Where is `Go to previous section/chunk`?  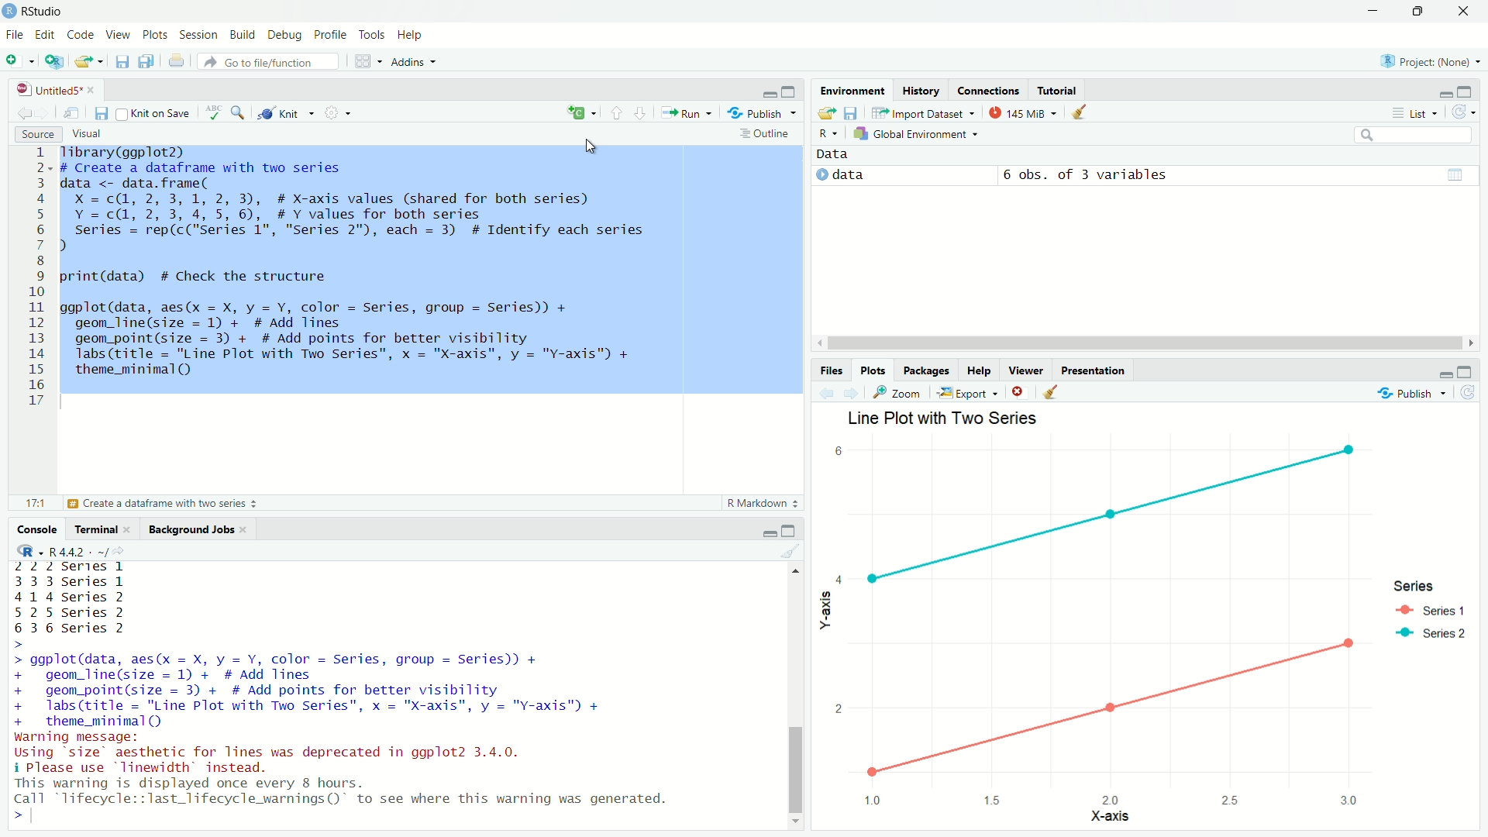 Go to previous section/chunk is located at coordinates (617, 113).